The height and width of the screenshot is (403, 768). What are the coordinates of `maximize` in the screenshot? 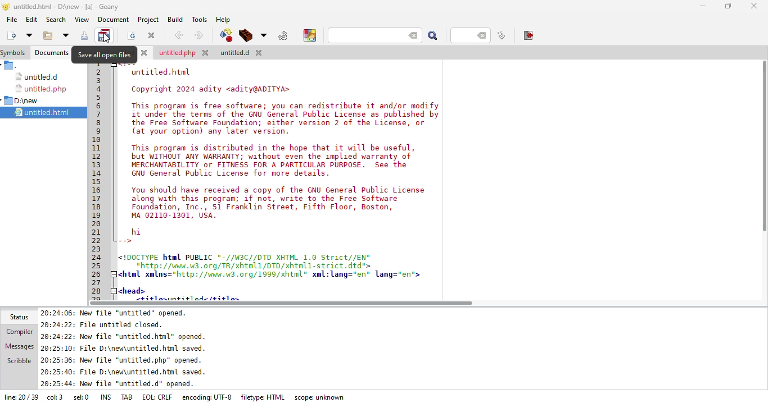 It's located at (727, 6).